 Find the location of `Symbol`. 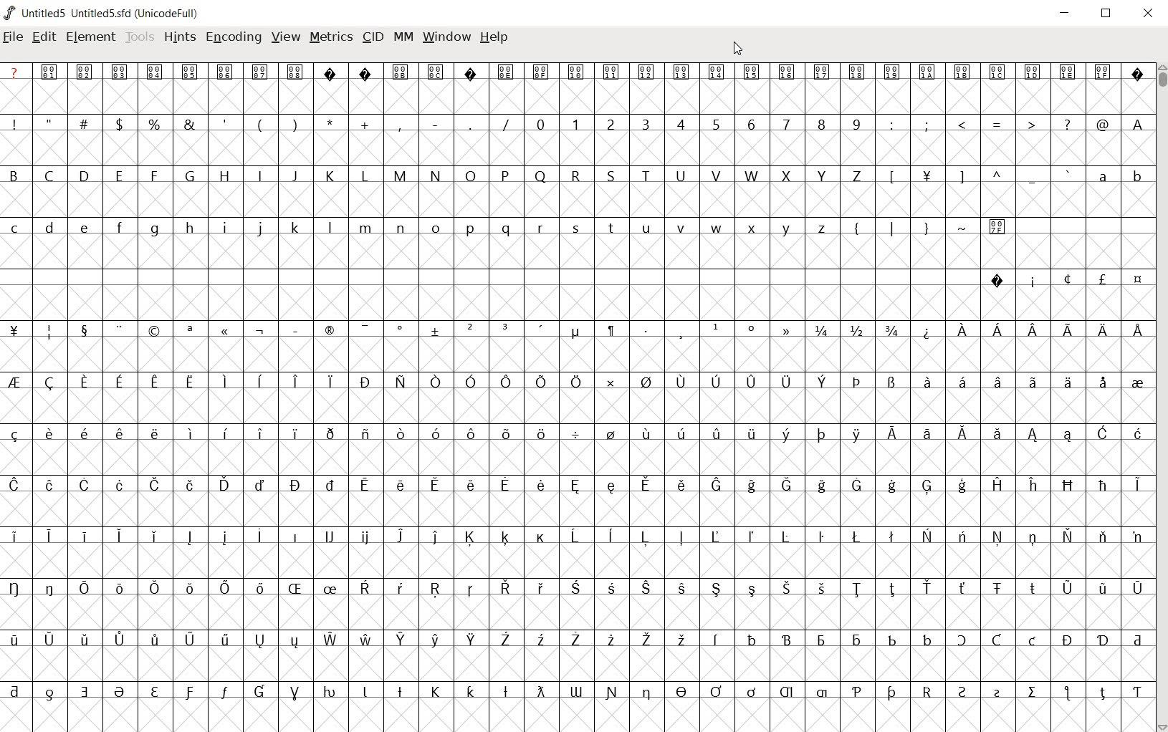

Symbol is located at coordinates (401, 72).